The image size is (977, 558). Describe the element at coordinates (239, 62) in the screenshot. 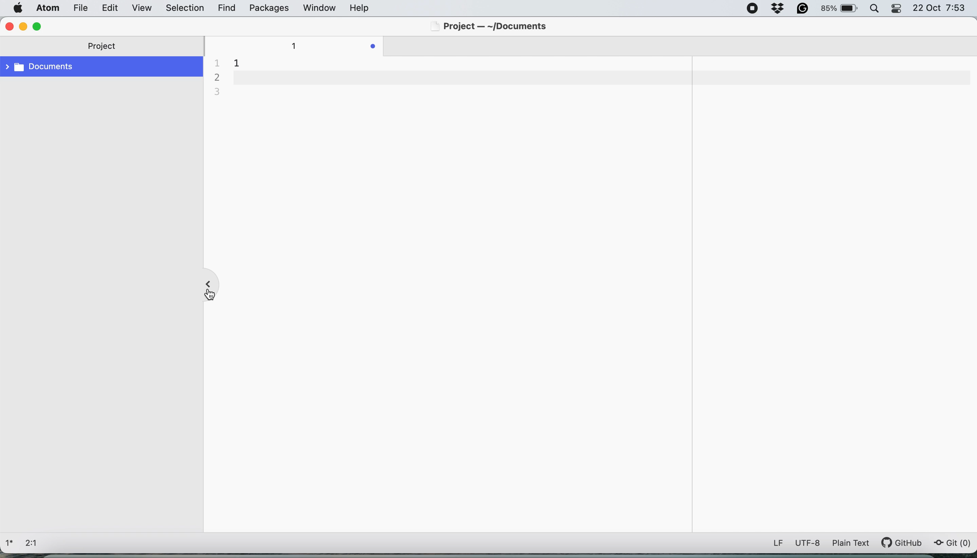

I see `1` at that location.